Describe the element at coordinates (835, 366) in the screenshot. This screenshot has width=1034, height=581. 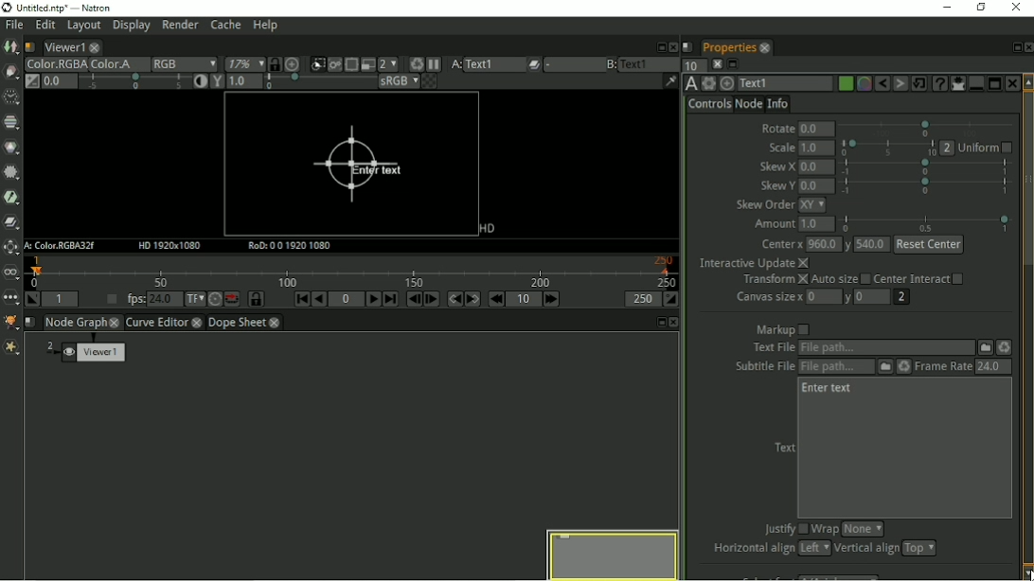
I see `Subtitle File` at that location.